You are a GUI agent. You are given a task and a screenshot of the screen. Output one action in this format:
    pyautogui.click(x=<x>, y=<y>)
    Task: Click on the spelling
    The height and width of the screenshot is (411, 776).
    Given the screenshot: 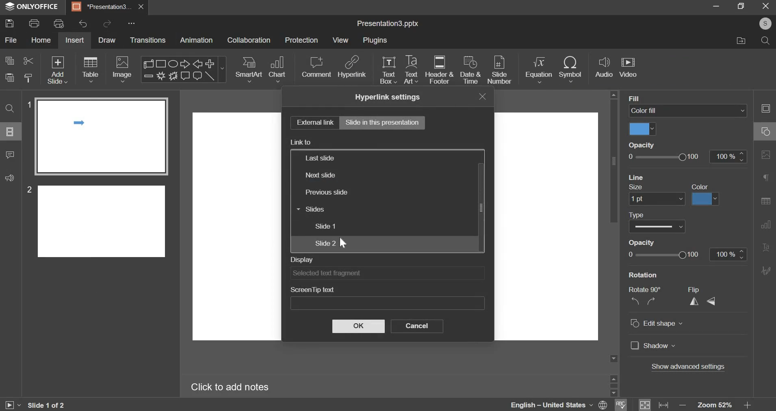 What is the action you would take?
    pyautogui.click(x=621, y=404)
    